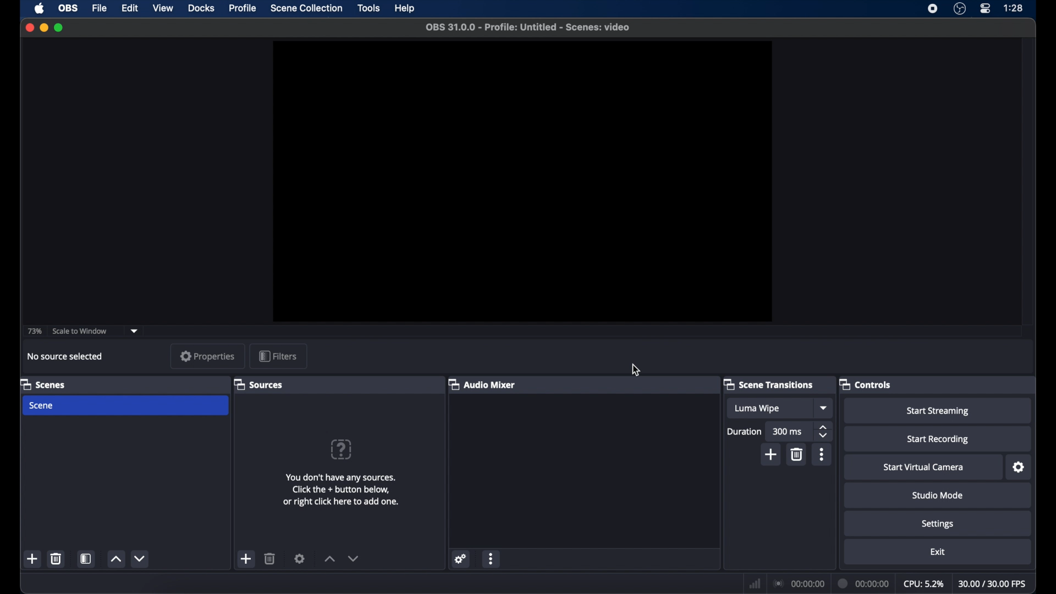  What do you see at coordinates (87, 559) in the screenshot?
I see `scene filters` at bounding box center [87, 559].